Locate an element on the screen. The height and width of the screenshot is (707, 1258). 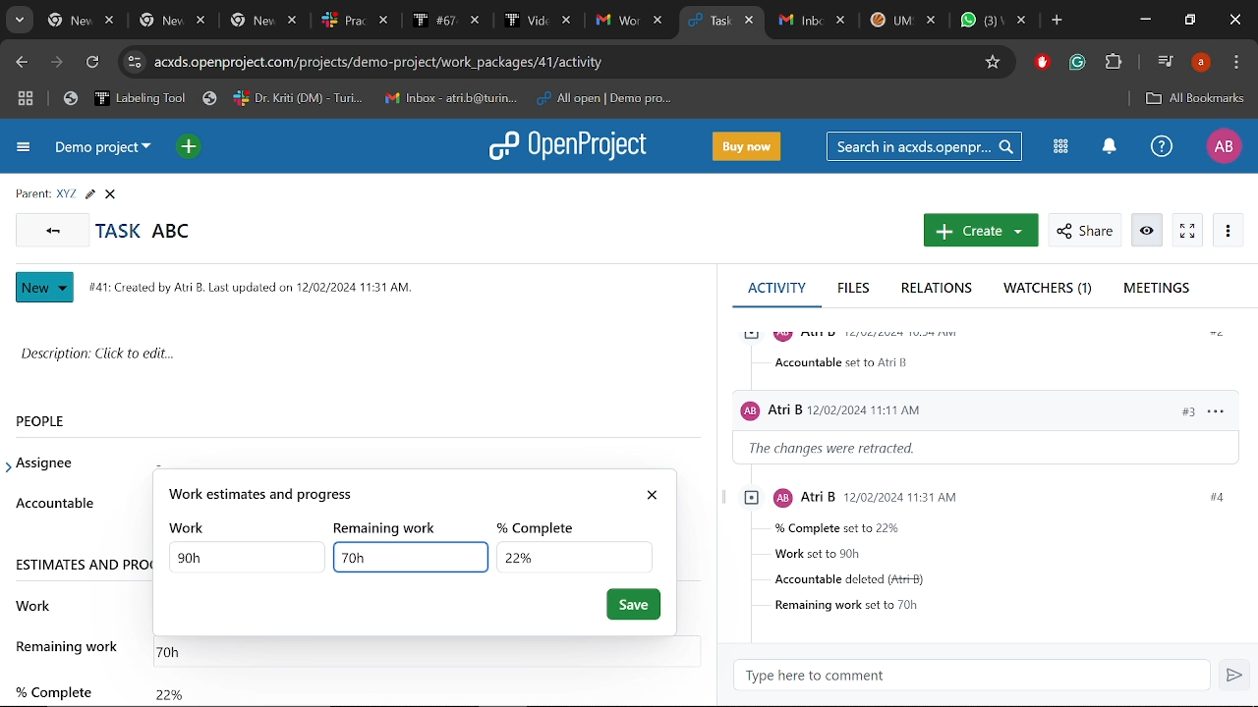
Remaining work is located at coordinates (412, 557).